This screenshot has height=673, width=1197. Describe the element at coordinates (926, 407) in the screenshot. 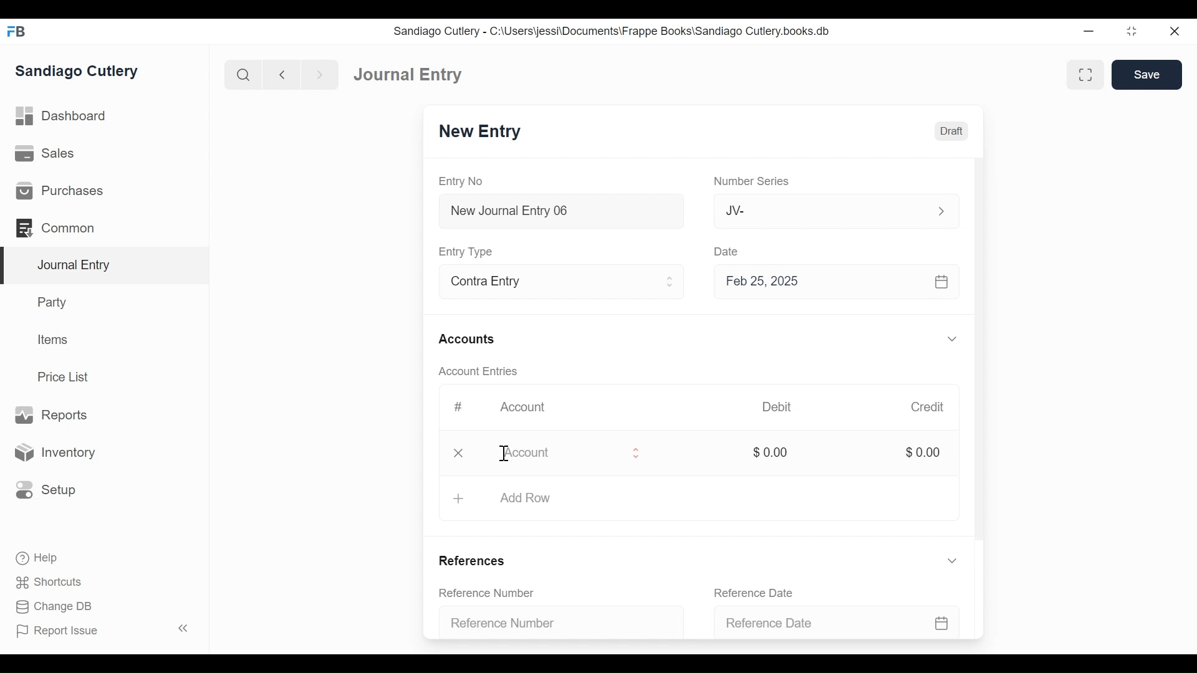

I see `Credit` at that location.